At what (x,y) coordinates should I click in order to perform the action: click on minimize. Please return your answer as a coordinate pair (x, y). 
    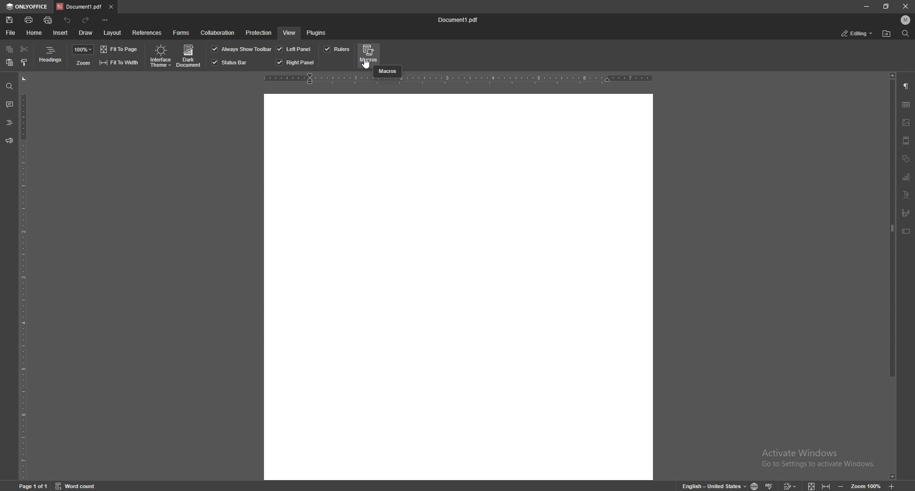
    Looking at the image, I should click on (867, 7).